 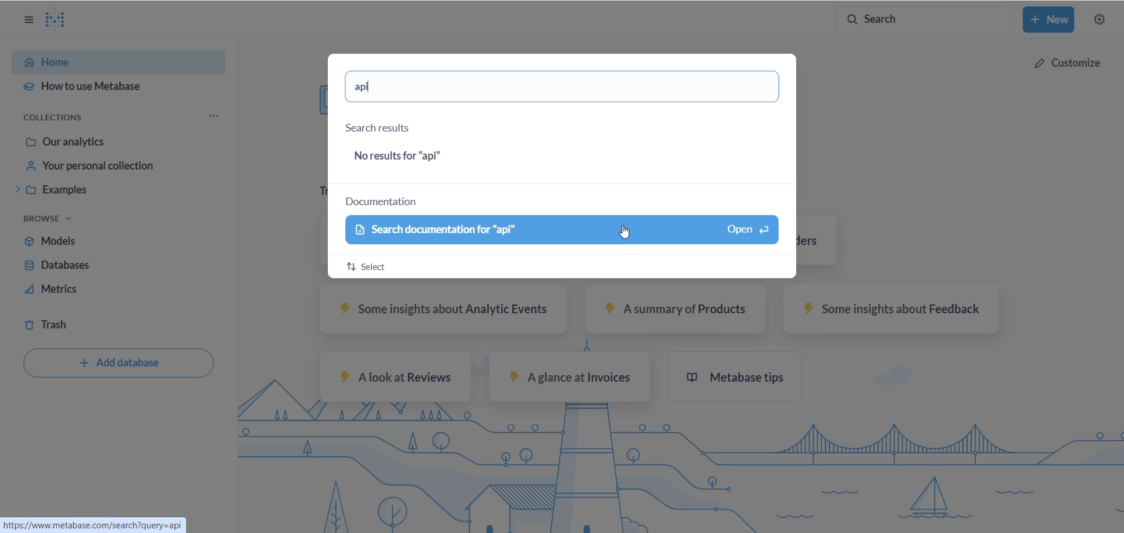 I want to click on browse task, so click(x=51, y=218).